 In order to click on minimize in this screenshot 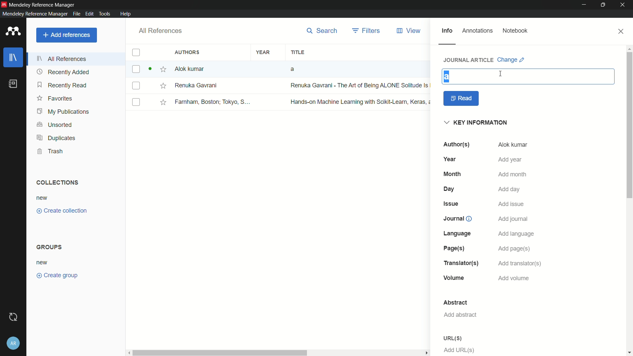, I will do `click(584, 5)`.